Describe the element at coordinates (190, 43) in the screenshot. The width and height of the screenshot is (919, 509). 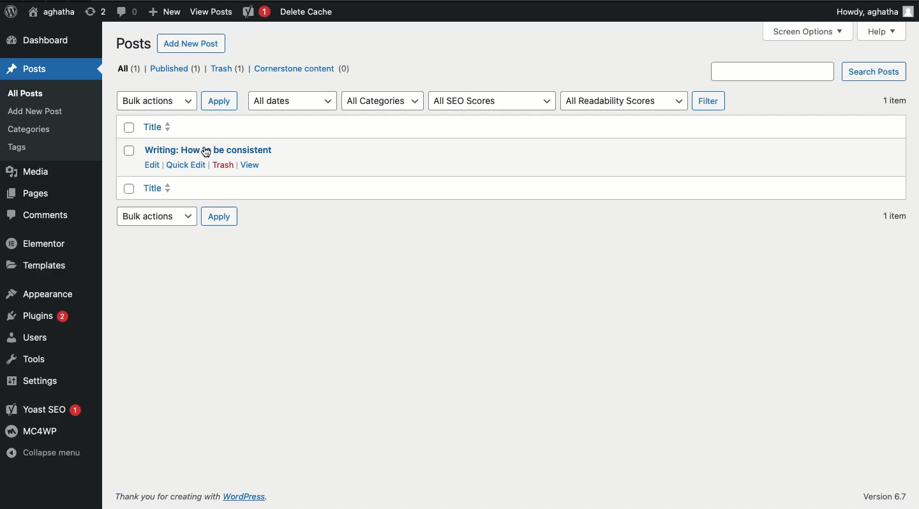
I see `Add new post` at that location.